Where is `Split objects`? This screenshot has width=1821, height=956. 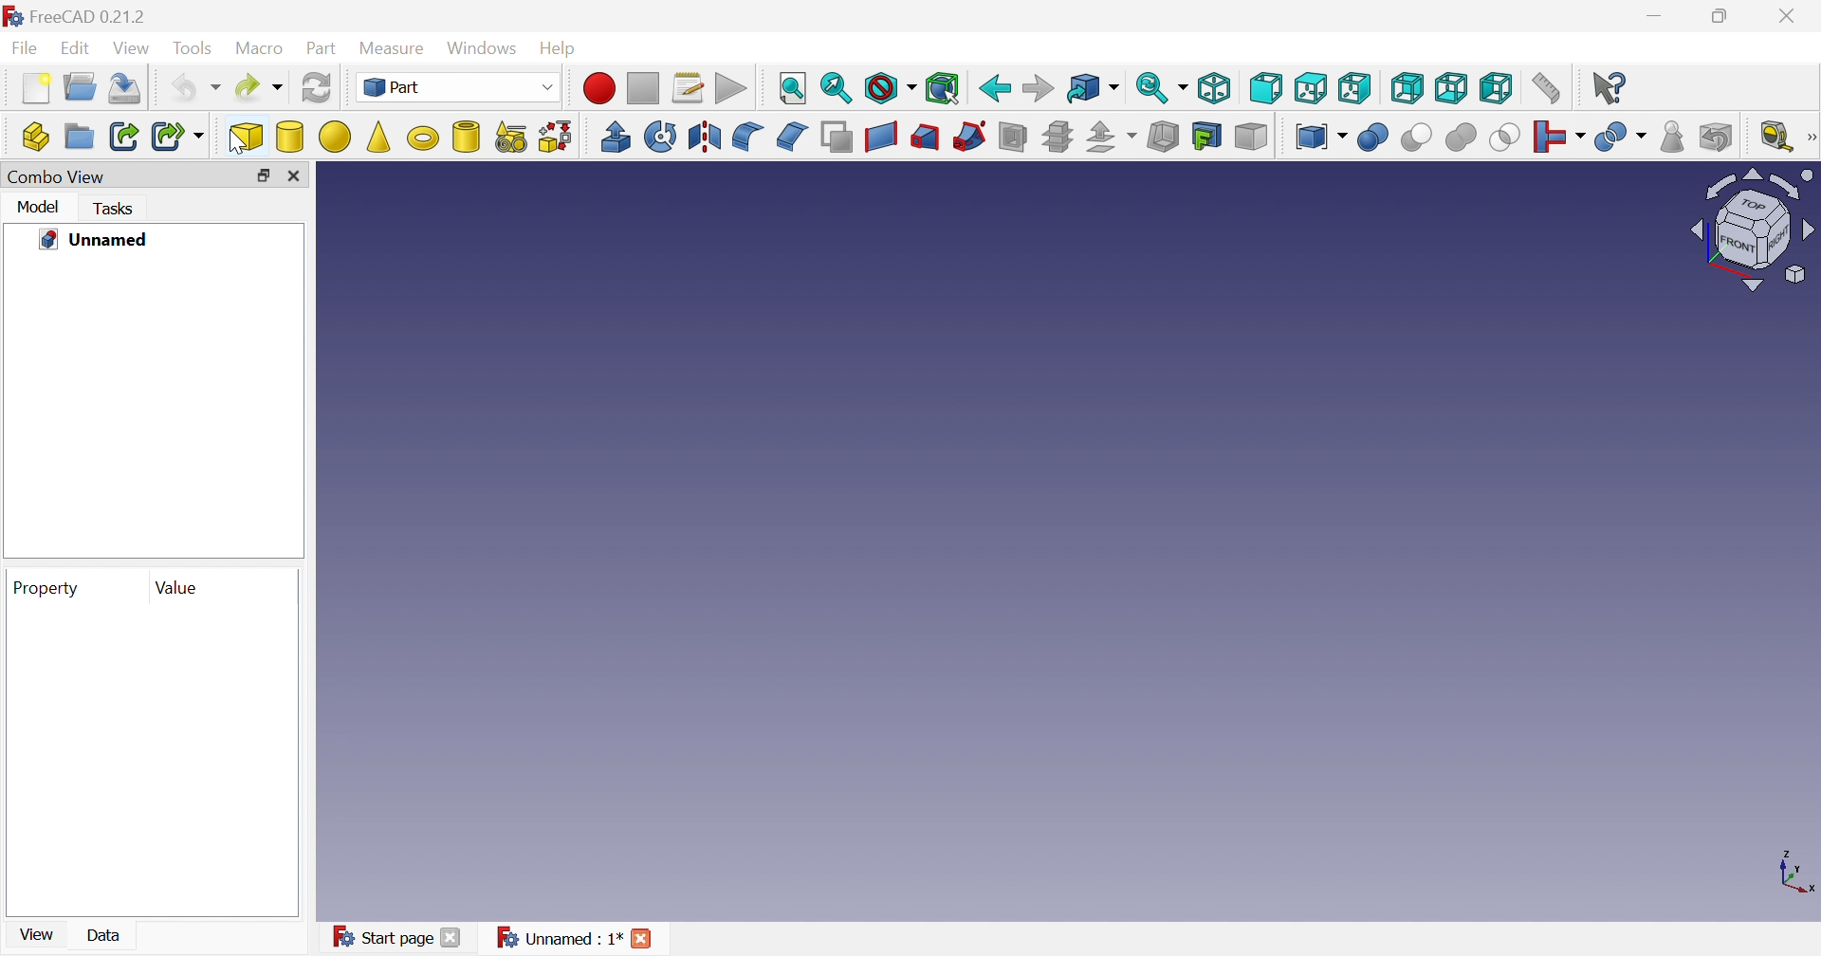 Split objects is located at coordinates (1619, 137).